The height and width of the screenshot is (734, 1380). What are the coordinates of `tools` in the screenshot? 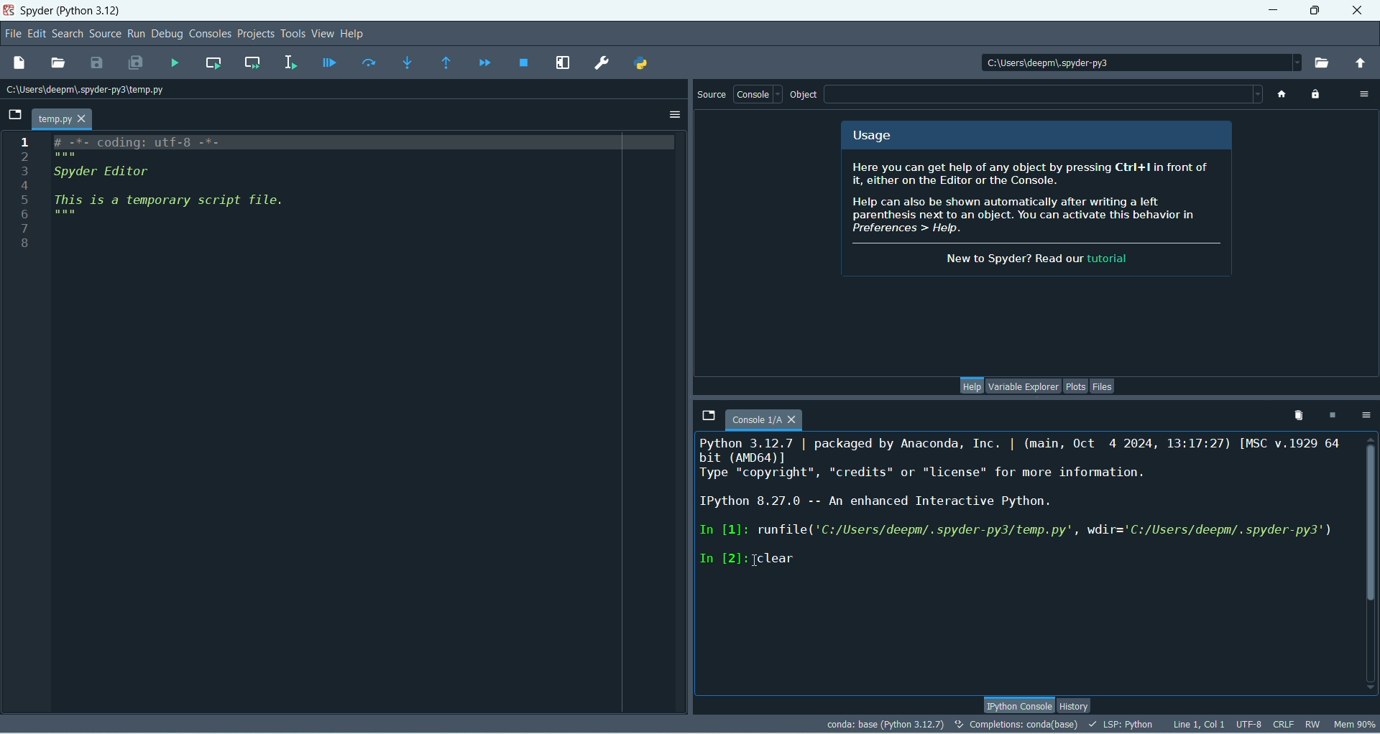 It's located at (293, 34).